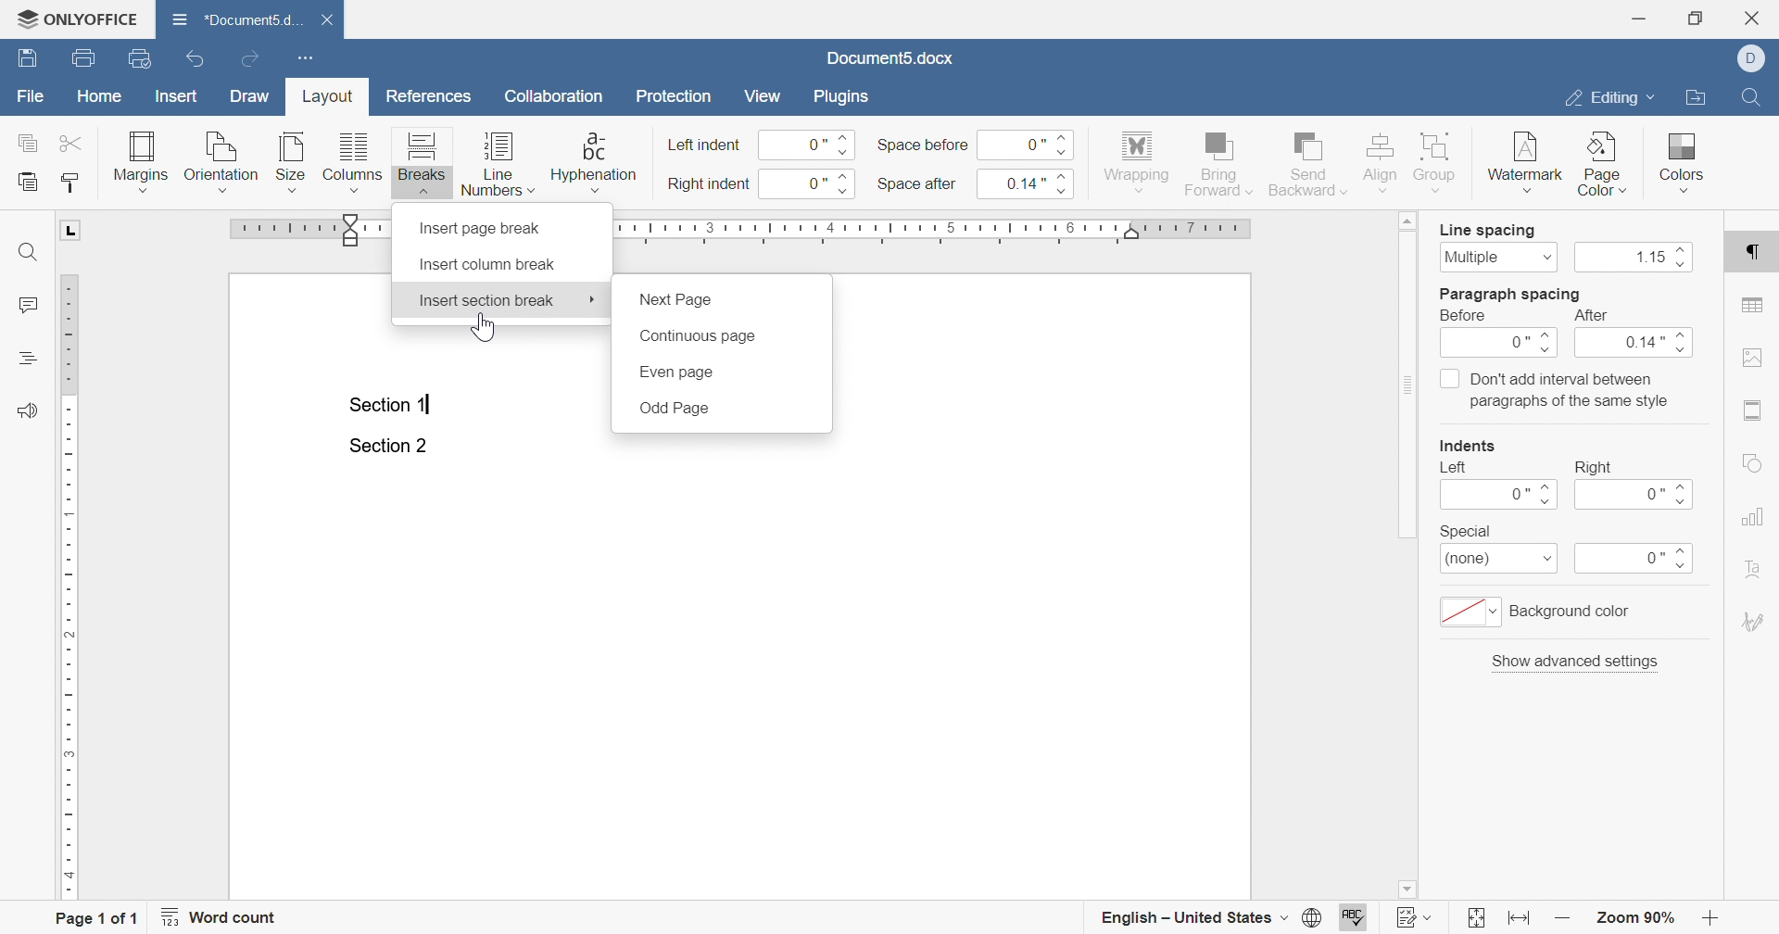 The width and height of the screenshot is (1779, 934). What do you see at coordinates (101, 916) in the screenshot?
I see `page 1 of 1` at bounding box center [101, 916].